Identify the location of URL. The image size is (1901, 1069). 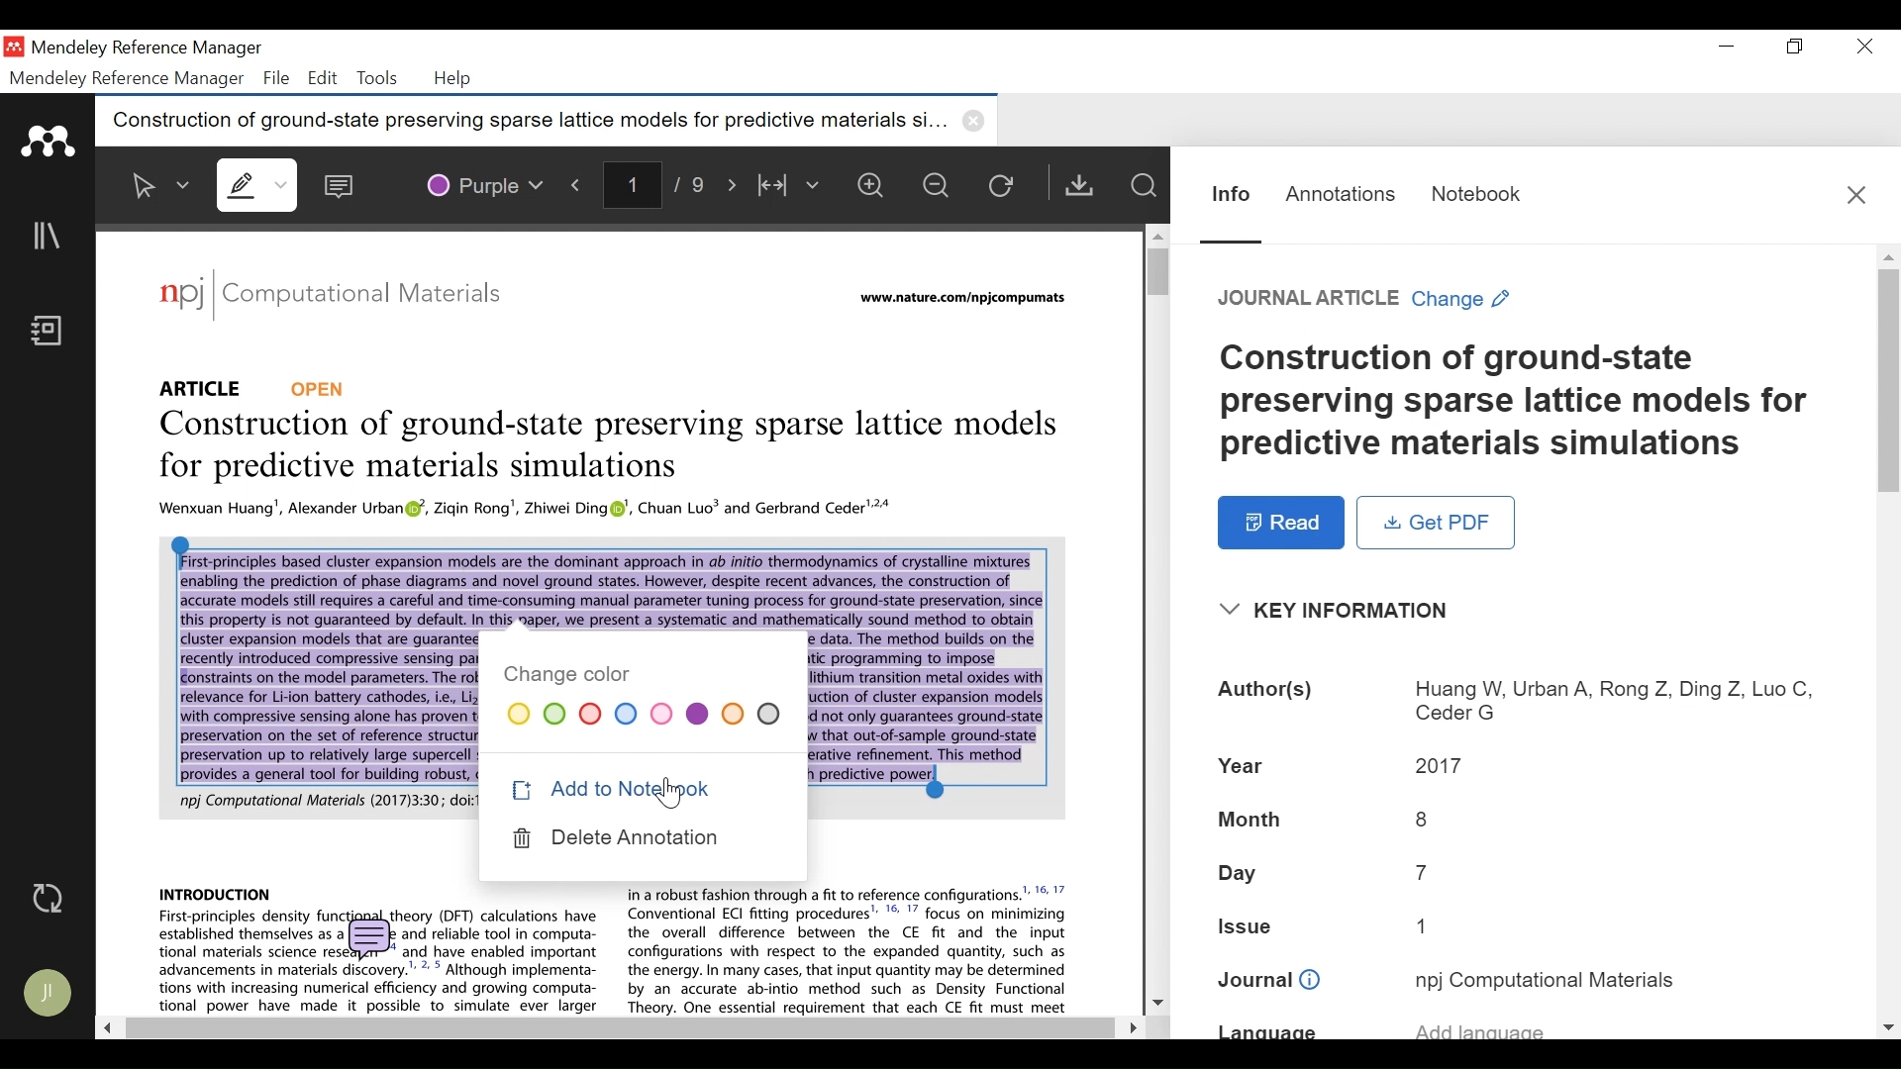
(966, 299).